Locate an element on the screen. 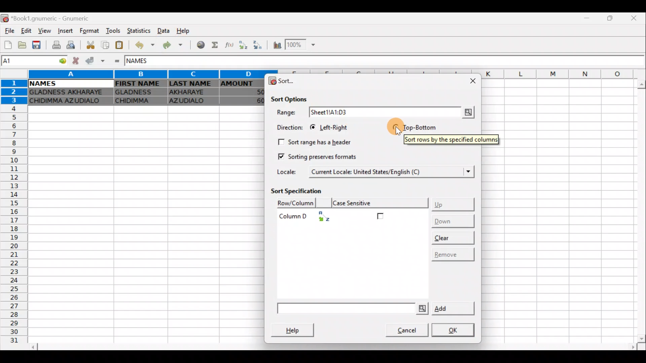 This screenshot has height=363, width=646. Edit a function in the current cell is located at coordinates (228, 45).